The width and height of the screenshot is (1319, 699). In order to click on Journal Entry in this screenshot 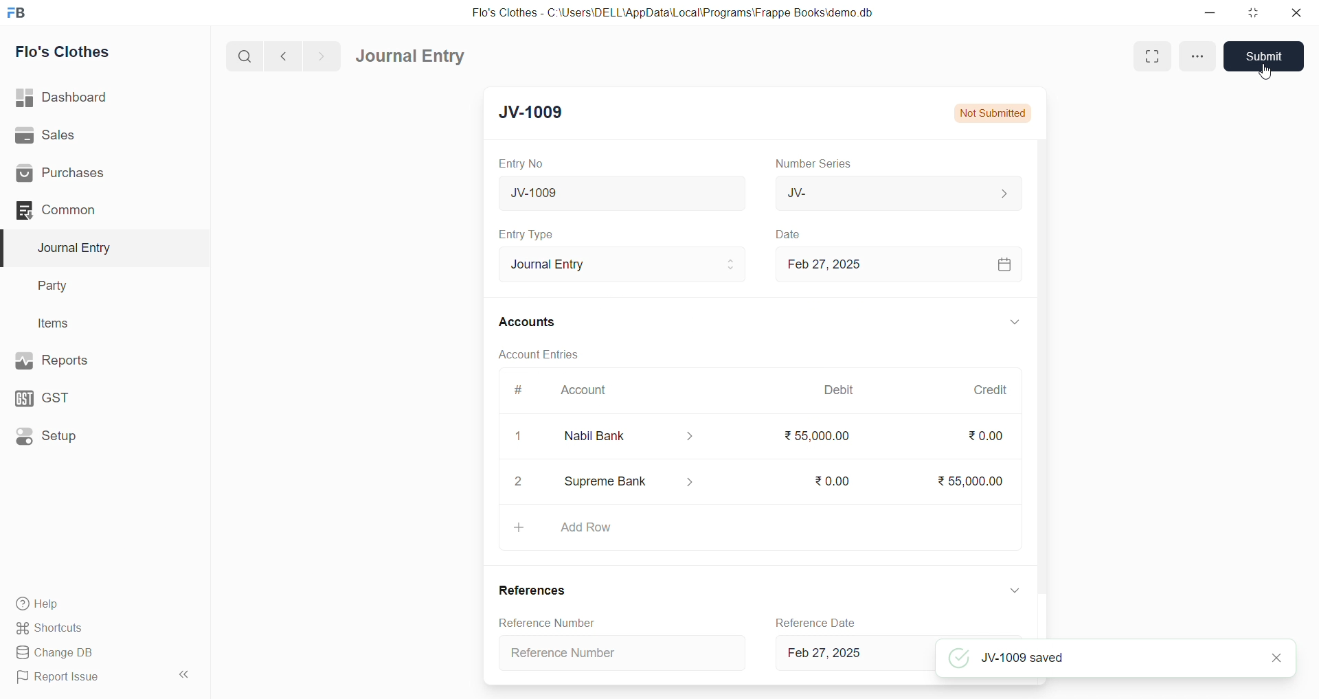, I will do `click(411, 56)`.